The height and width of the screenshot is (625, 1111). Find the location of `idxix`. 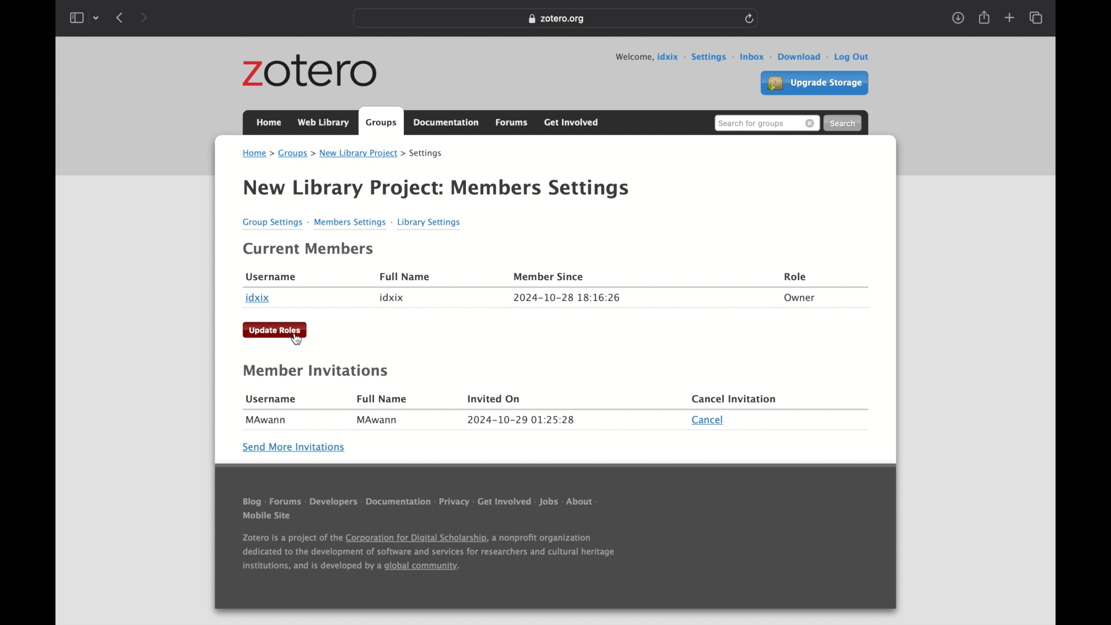

idxix is located at coordinates (258, 299).